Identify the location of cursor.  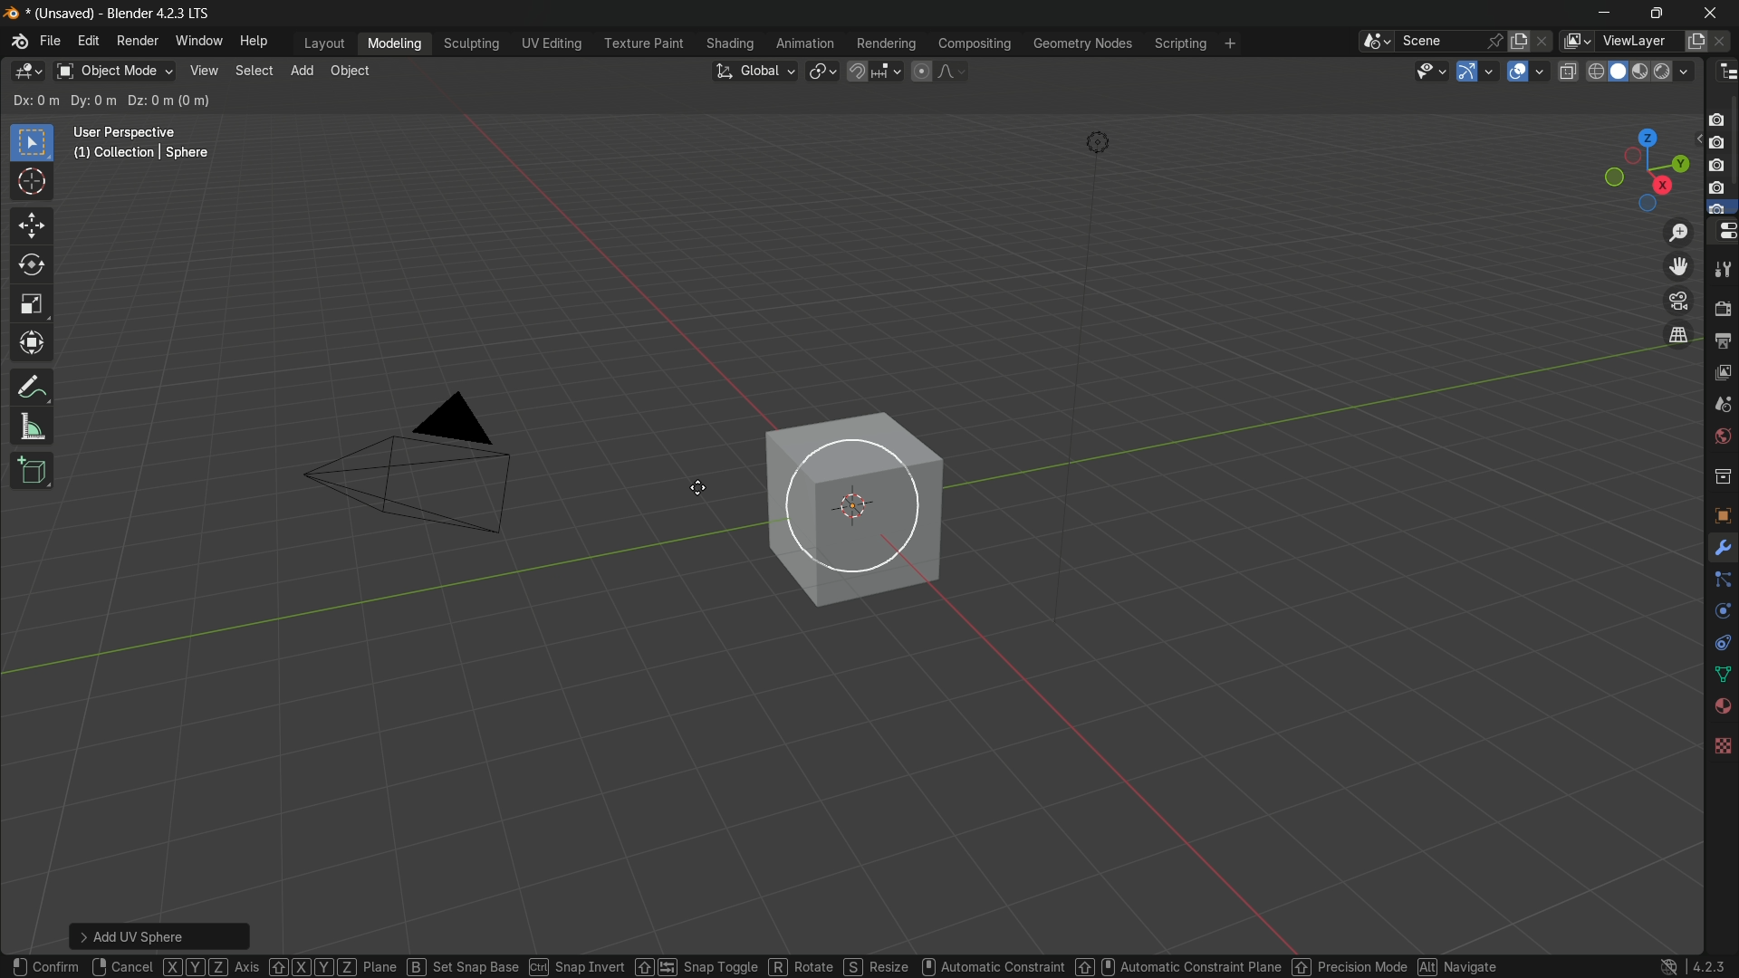
(697, 485).